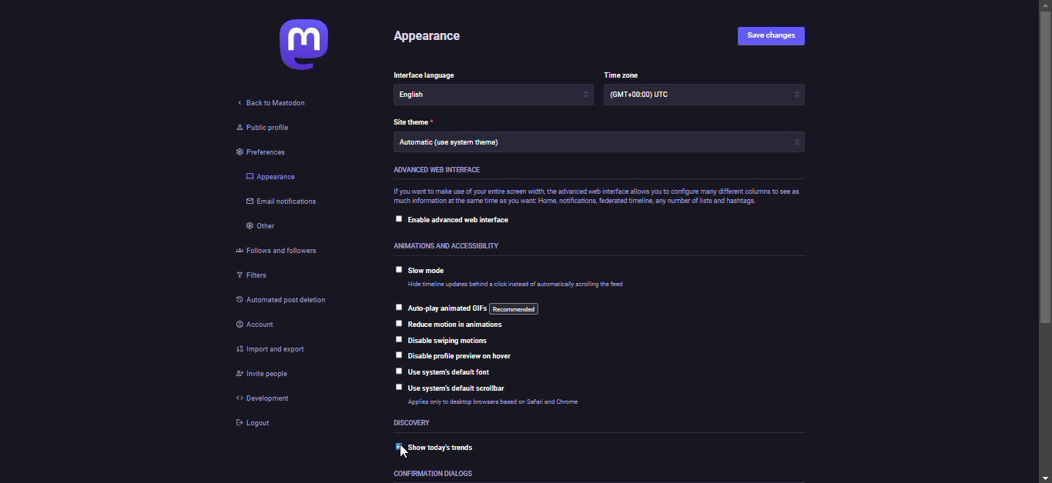 The image size is (1052, 483). Describe the element at coordinates (397, 388) in the screenshot. I see `click to select` at that location.